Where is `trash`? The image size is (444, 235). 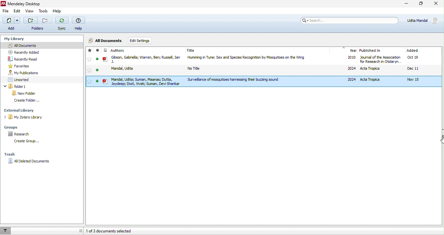
trash is located at coordinates (10, 154).